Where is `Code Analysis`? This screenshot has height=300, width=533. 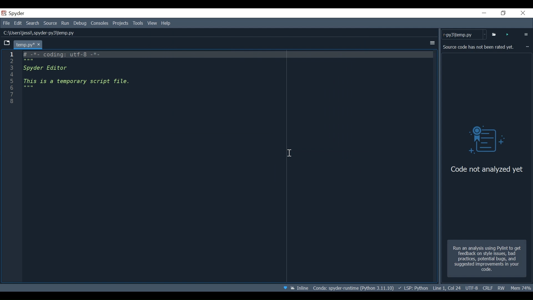
Code Analysis is located at coordinates (488, 139).